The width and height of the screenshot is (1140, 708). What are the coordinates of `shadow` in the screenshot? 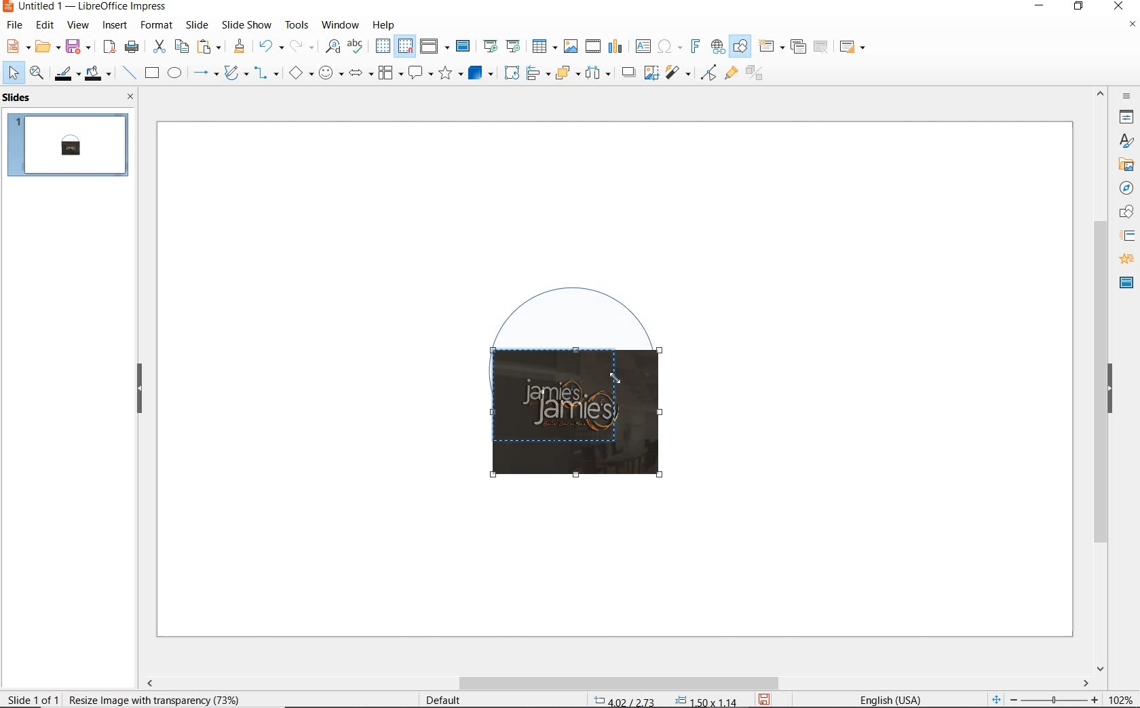 It's located at (628, 71).